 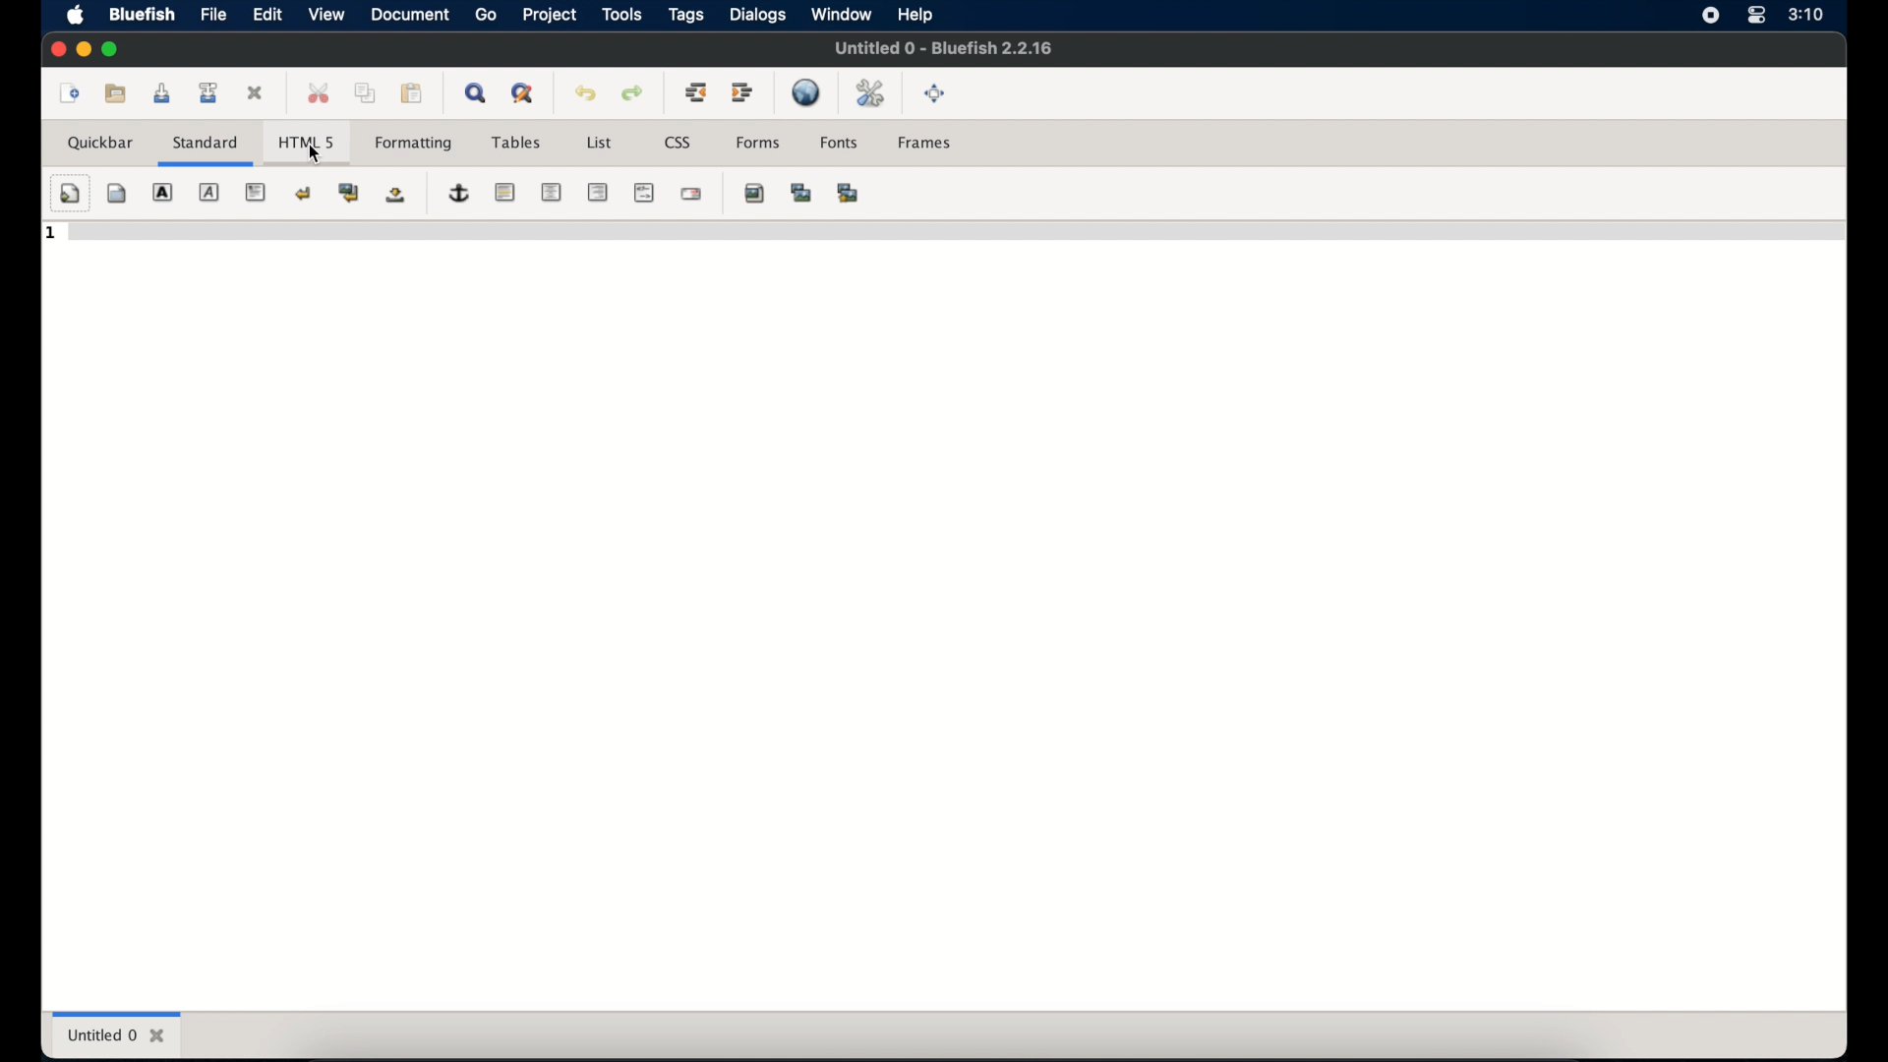 I want to click on break, so click(x=303, y=194).